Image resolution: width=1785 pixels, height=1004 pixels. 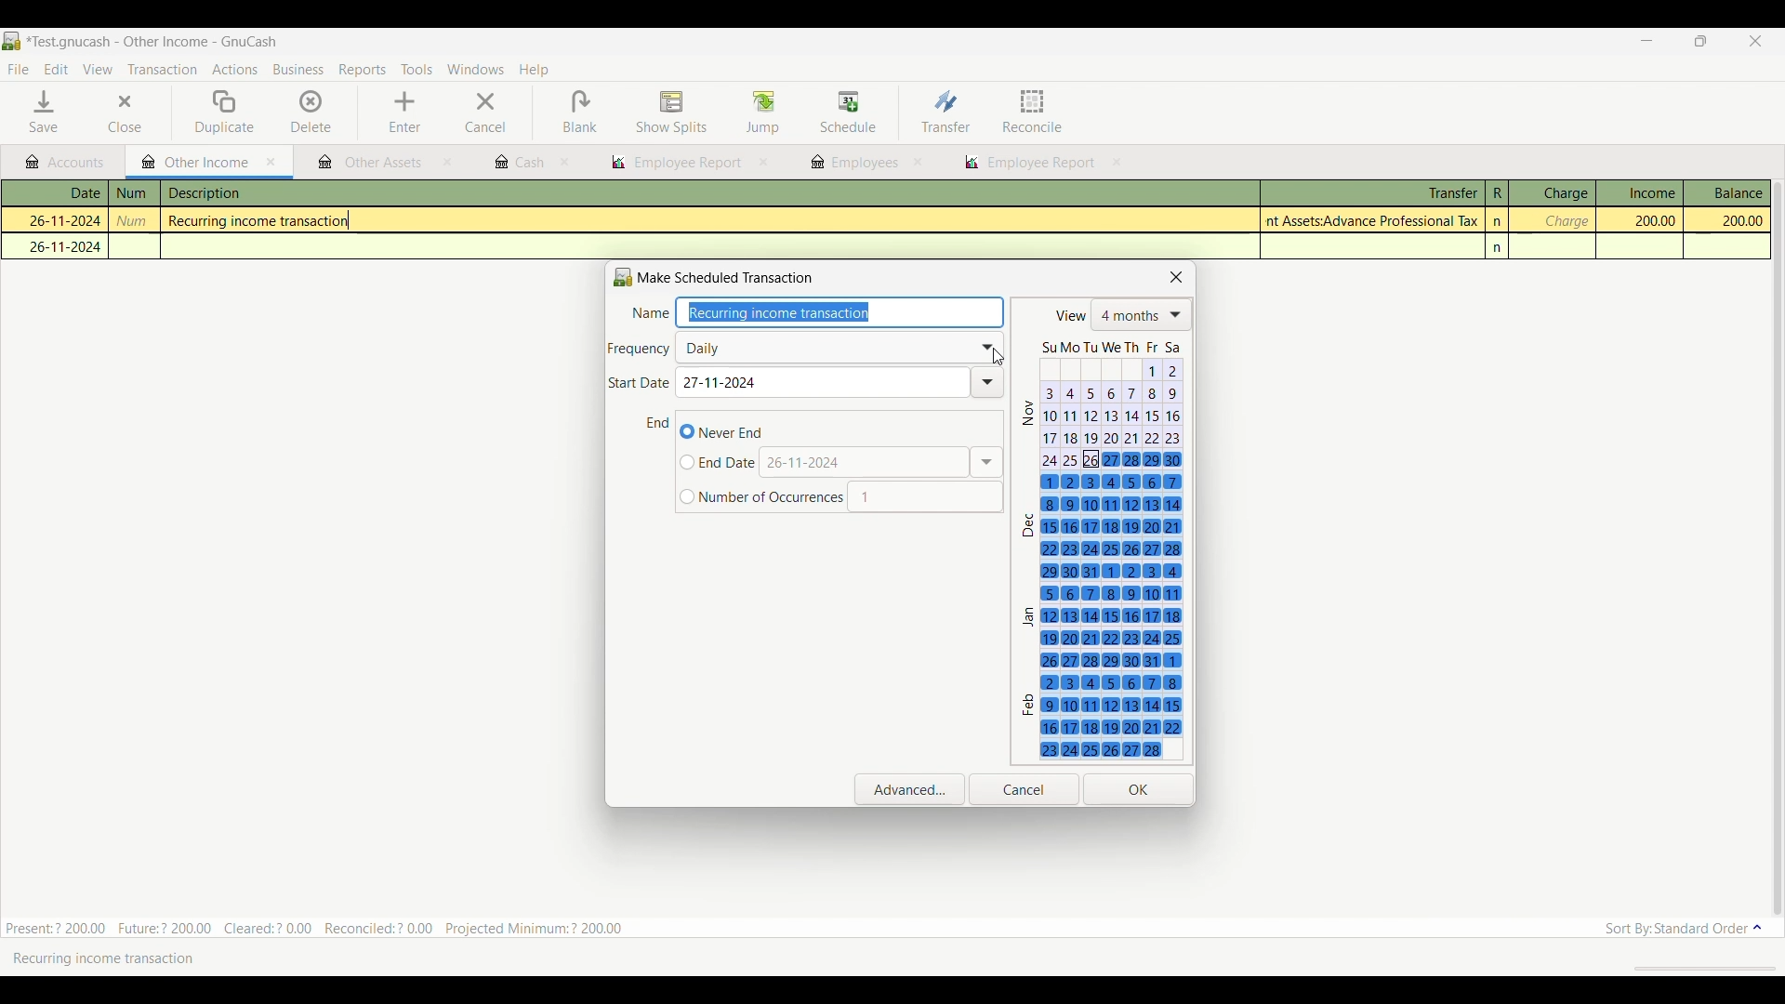 What do you see at coordinates (18, 70) in the screenshot?
I see `File menu` at bounding box center [18, 70].